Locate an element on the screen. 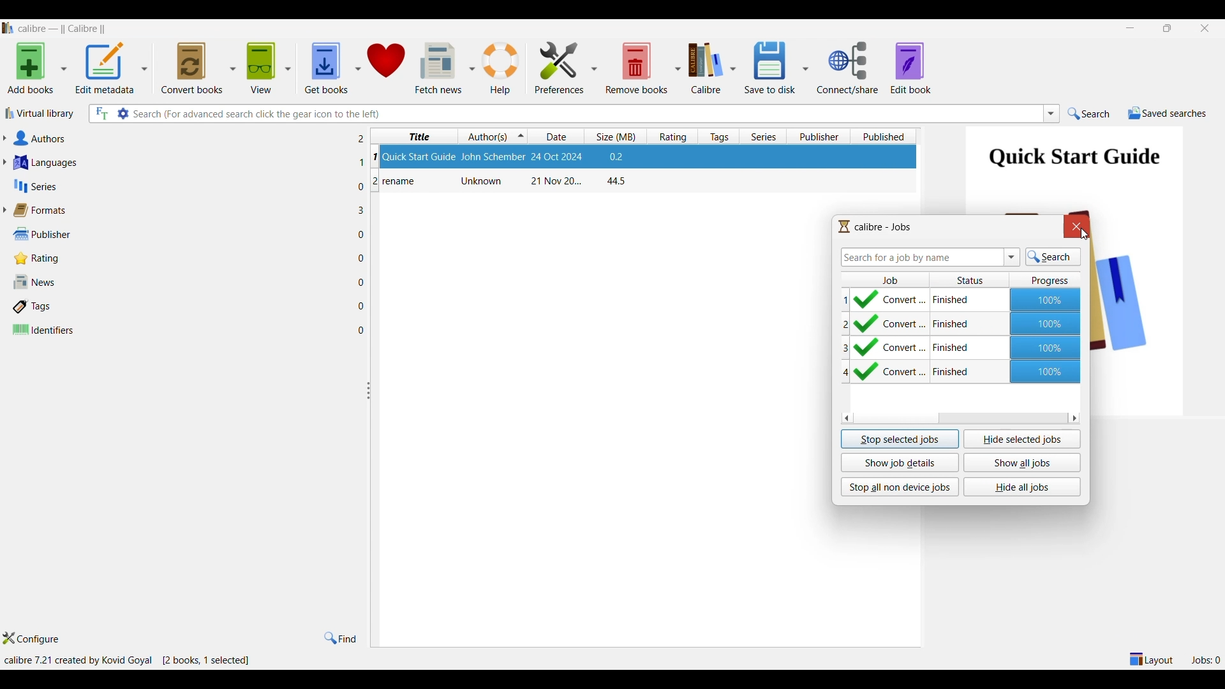  Stop selected jobs is located at coordinates (901, 440).